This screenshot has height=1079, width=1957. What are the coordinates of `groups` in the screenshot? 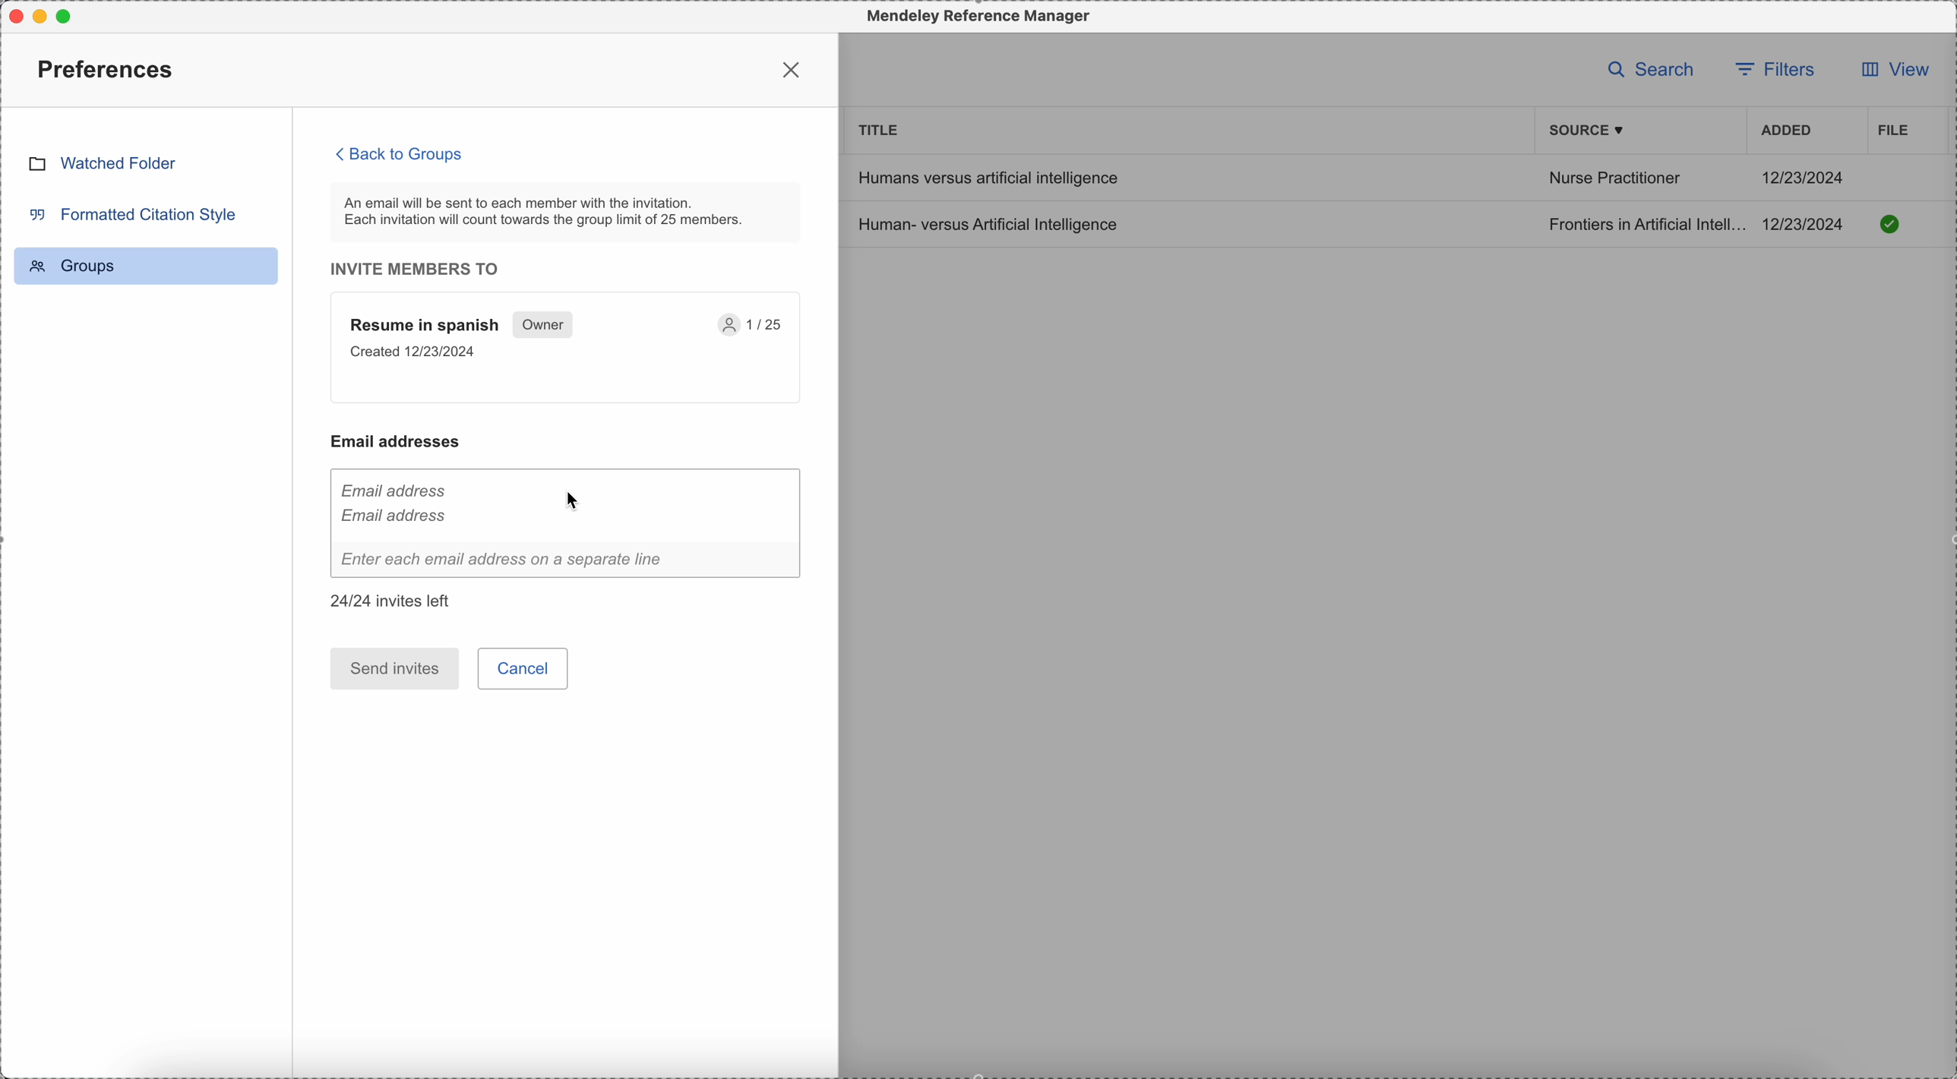 It's located at (146, 266).